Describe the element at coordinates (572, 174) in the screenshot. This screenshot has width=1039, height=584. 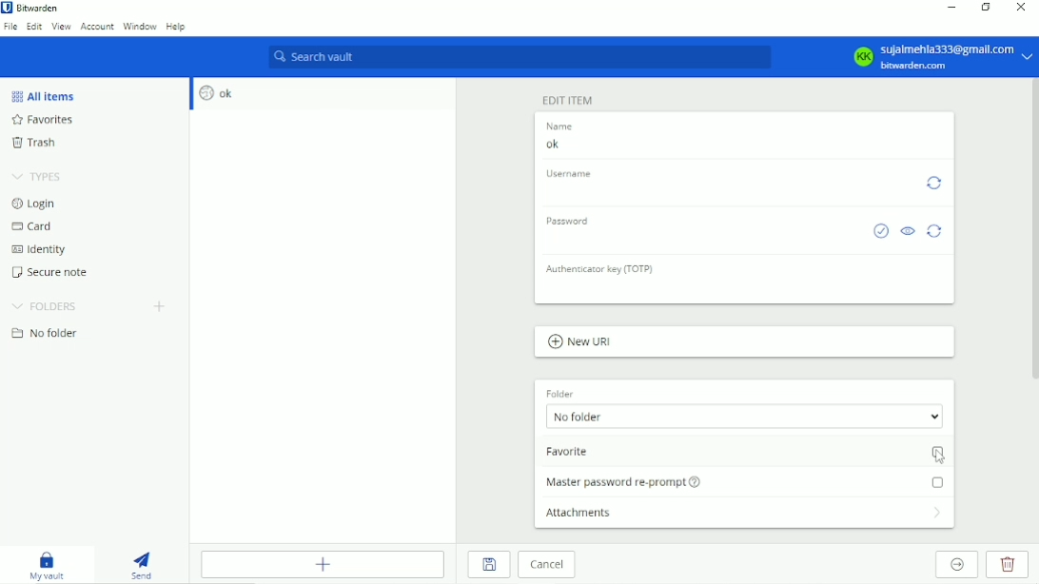
I see `Username` at that location.